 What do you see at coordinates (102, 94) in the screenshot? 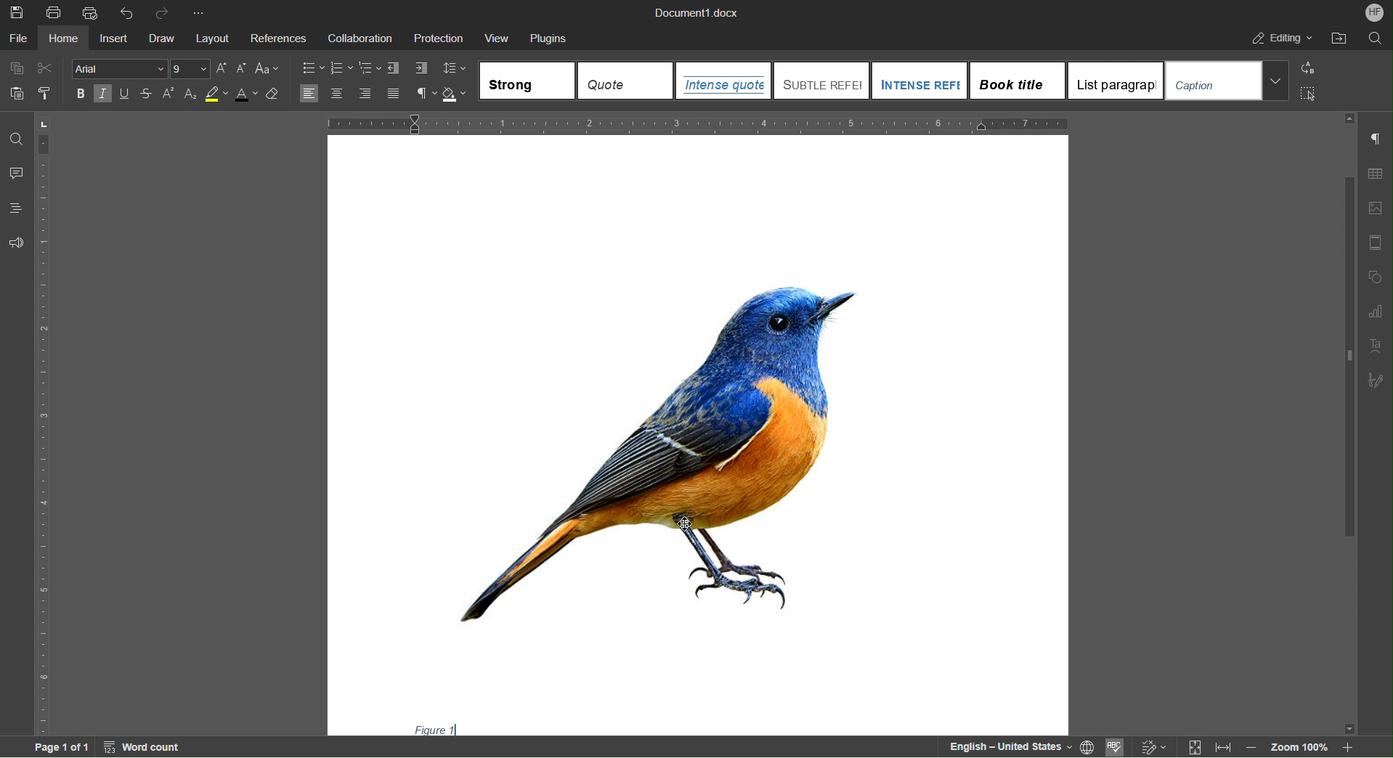
I see `Italic` at bounding box center [102, 94].